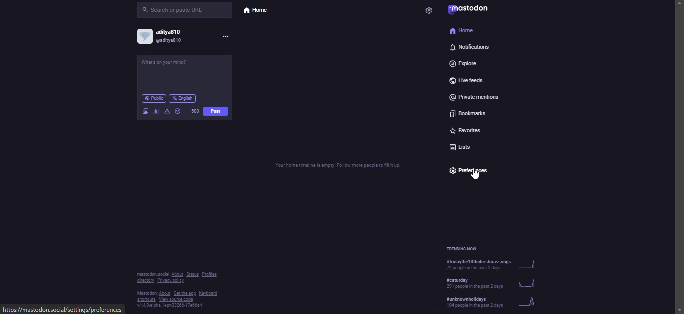 The image size is (684, 314). I want to click on explore, so click(470, 64).